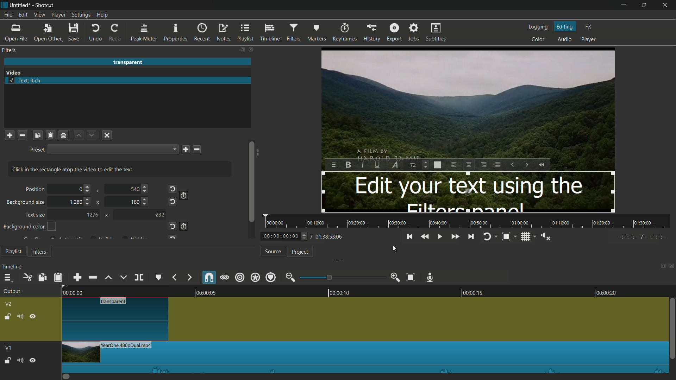 This screenshot has height=380, width=676. What do you see at coordinates (363, 165) in the screenshot?
I see `italic` at bounding box center [363, 165].